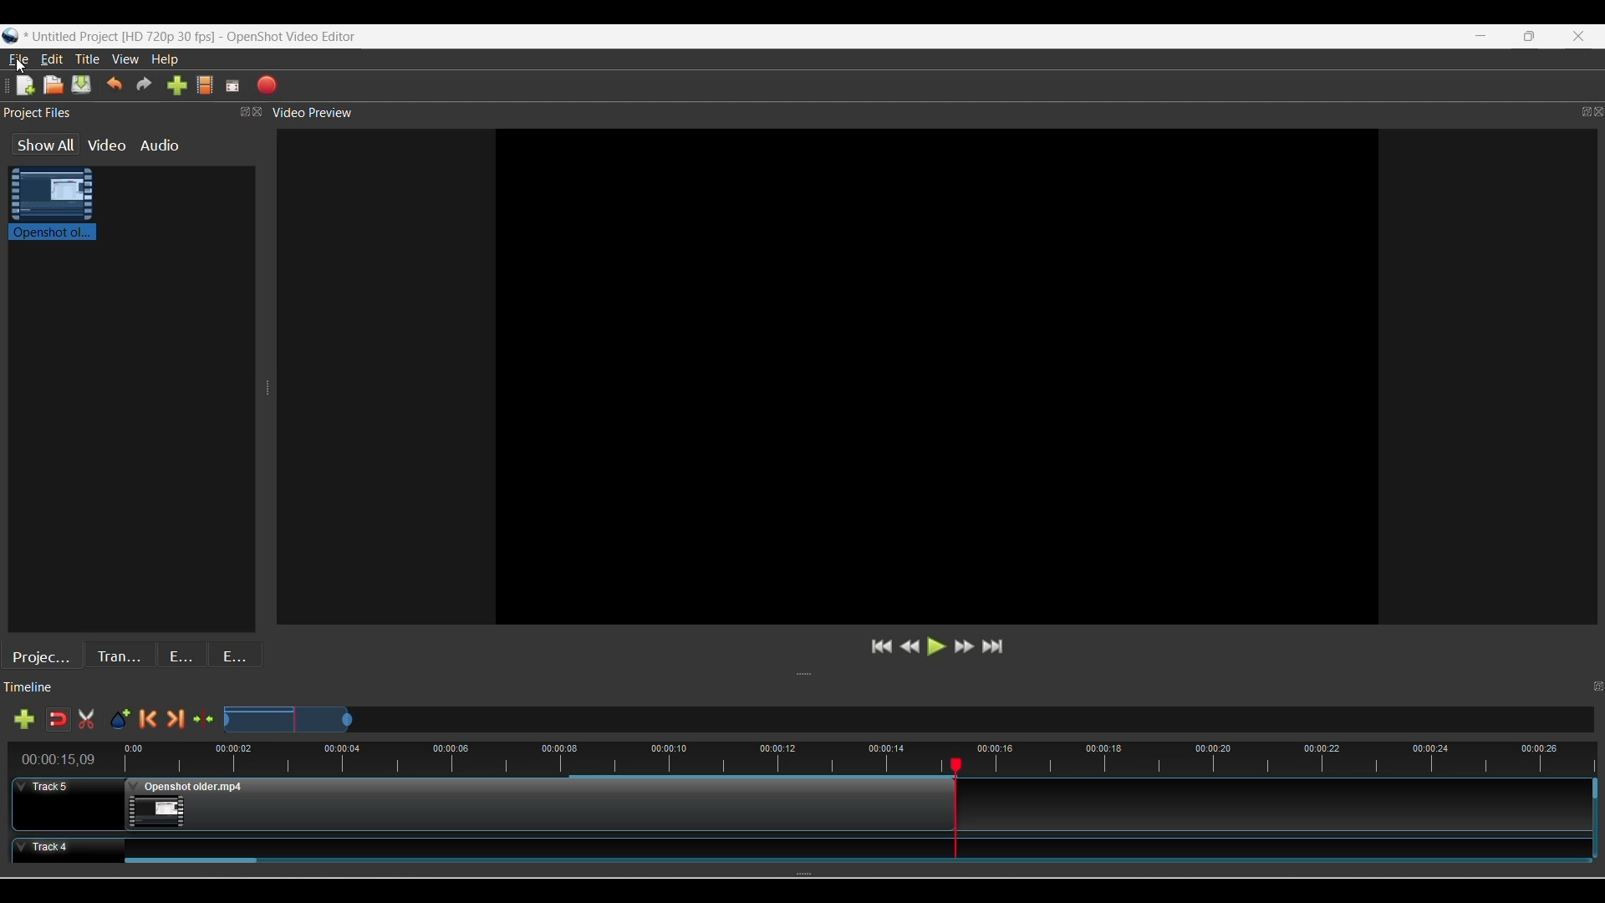  Describe the element at coordinates (787, 691) in the screenshot. I see `Timeline Panel` at that location.